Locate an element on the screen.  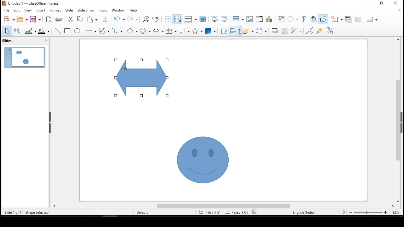
spell check is located at coordinates (156, 20).